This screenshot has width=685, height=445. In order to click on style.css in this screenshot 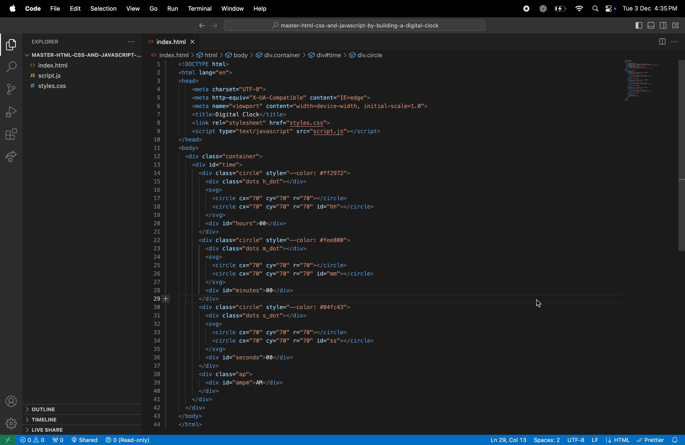, I will do `click(78, 87)`.